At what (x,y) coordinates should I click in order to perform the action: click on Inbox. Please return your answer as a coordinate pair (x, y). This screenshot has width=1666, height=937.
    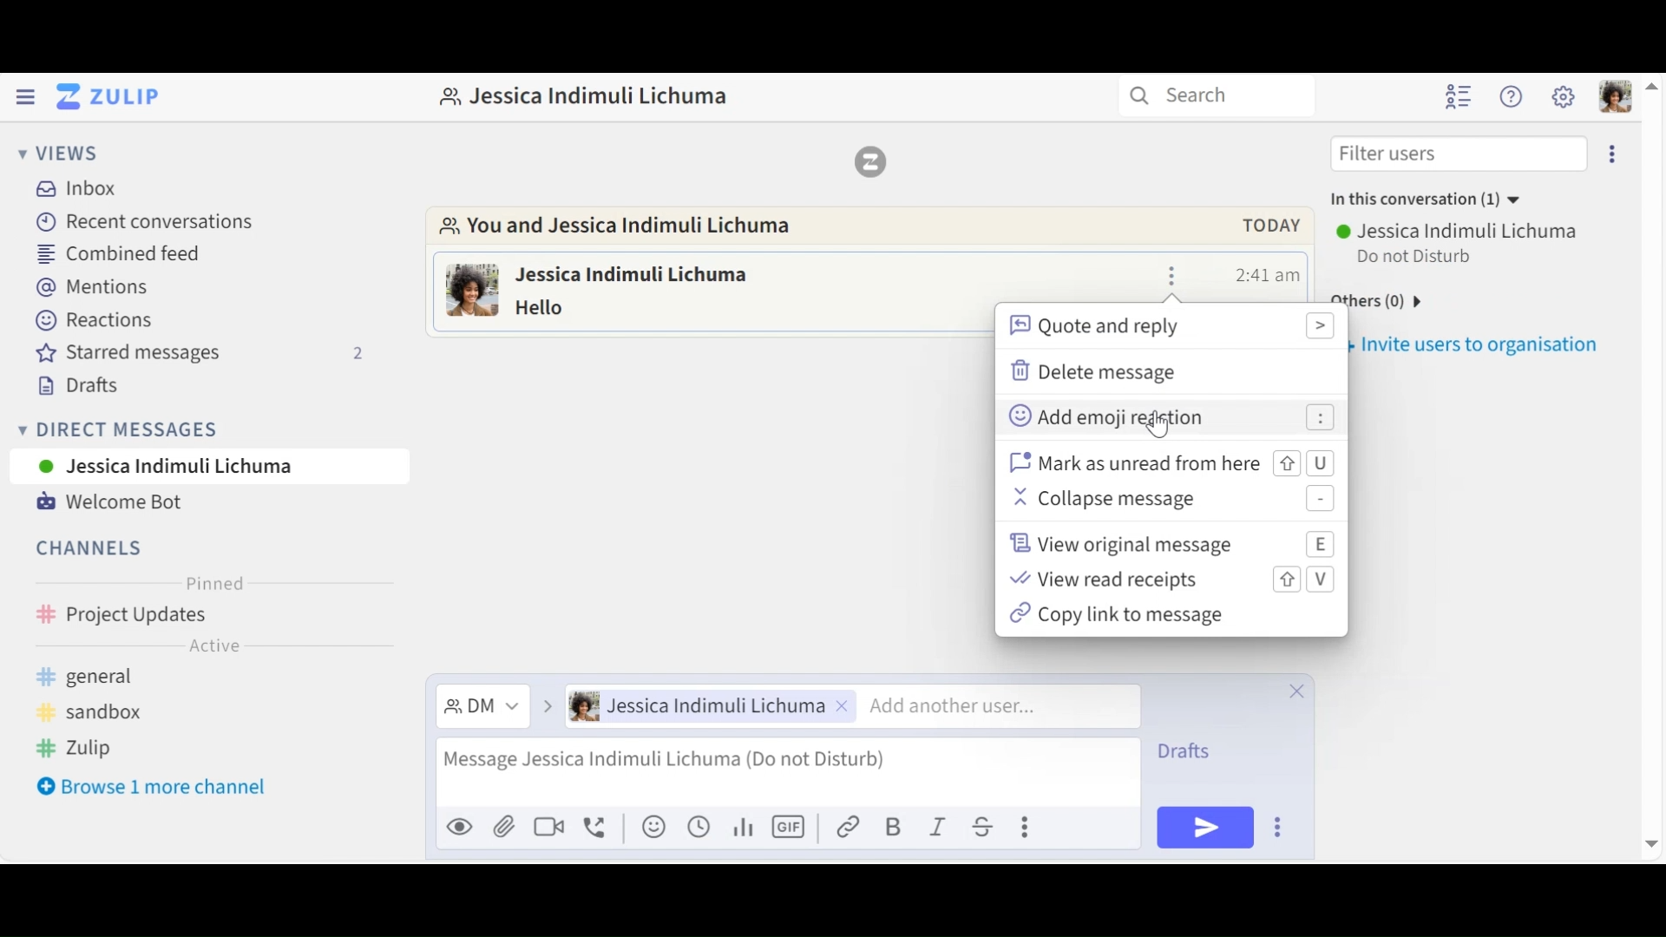
    Looking at the image, I should click on (88, 187).